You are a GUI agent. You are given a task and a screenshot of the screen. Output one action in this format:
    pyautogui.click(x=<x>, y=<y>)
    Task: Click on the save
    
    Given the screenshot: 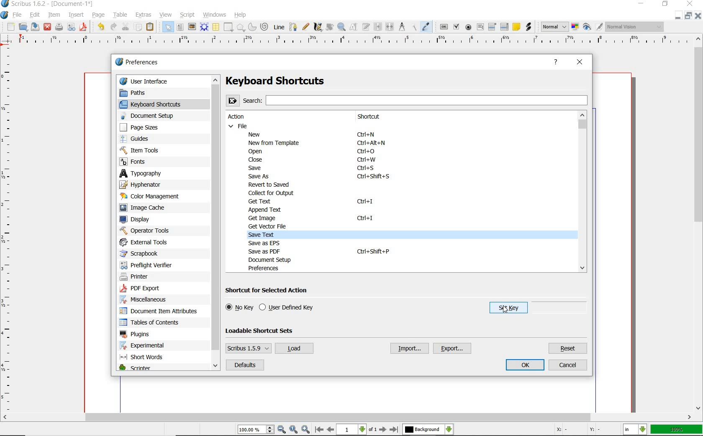 What is the action you would take?
    pyautogui.click(x=257, y=167)
    